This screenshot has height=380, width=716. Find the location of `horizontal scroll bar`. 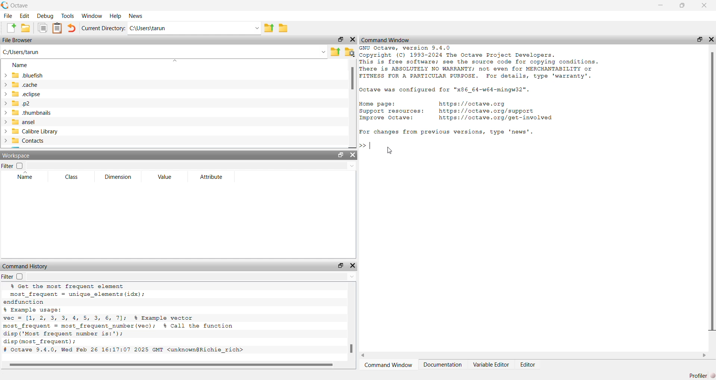

horizontal scroll bar is located at coordinates (174, 365).